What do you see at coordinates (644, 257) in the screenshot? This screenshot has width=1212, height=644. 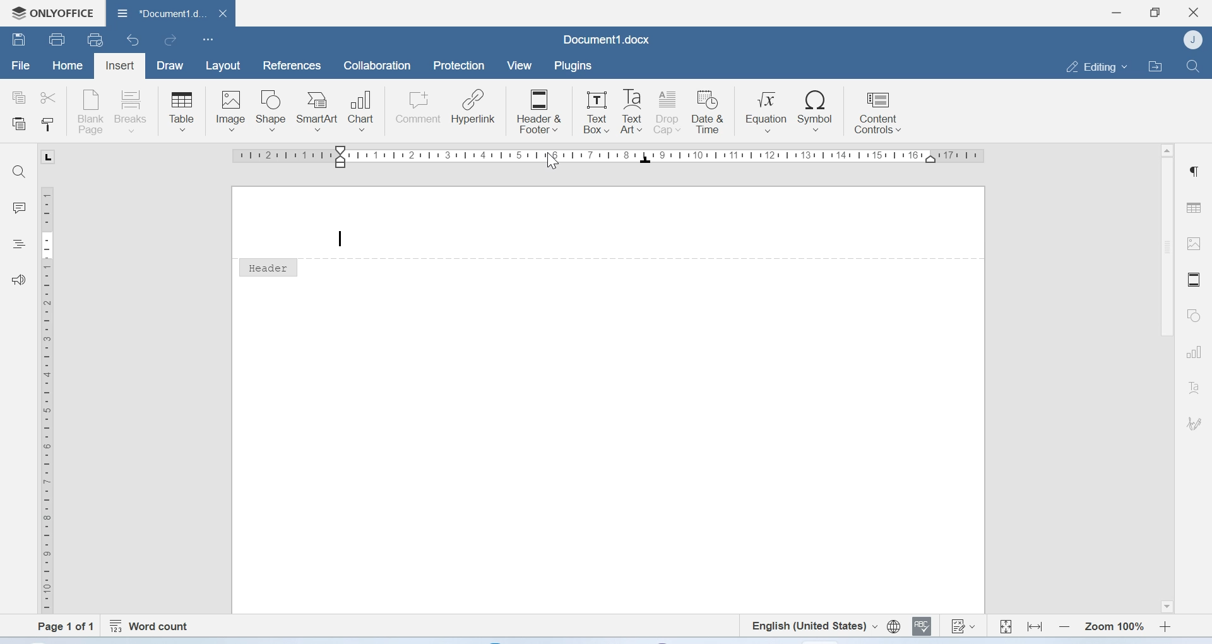 I see `header line` at bounding box center [644, 257].